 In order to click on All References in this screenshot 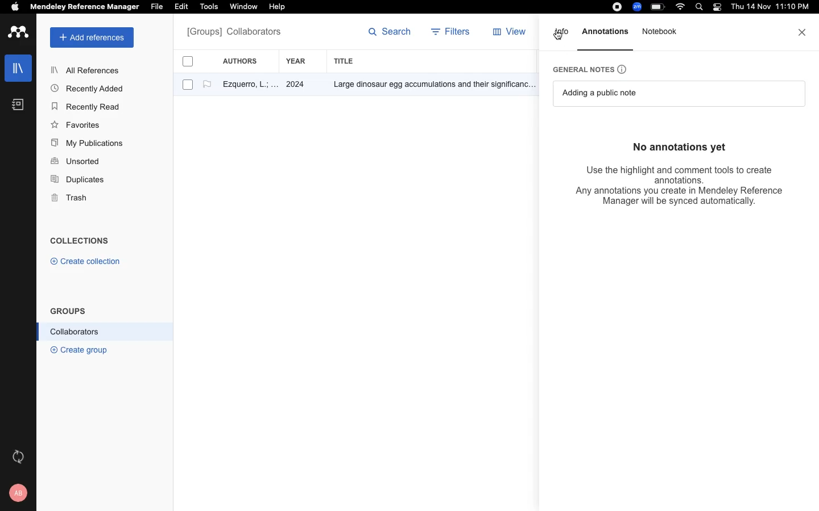, I will do `click(87, 70)`.